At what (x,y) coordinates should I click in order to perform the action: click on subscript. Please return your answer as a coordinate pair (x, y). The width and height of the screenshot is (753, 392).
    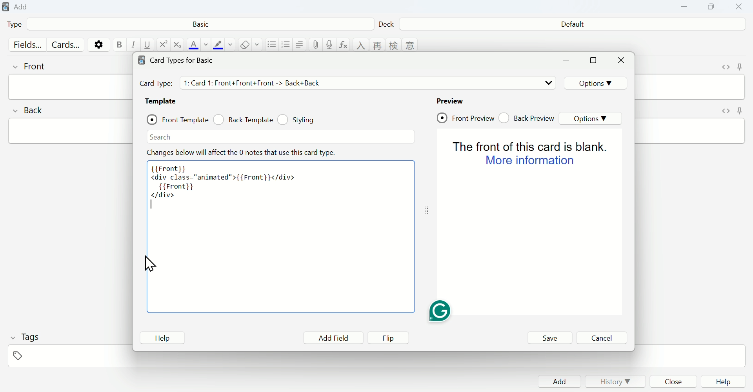
    Looking at the image, I should click on (178, 45).